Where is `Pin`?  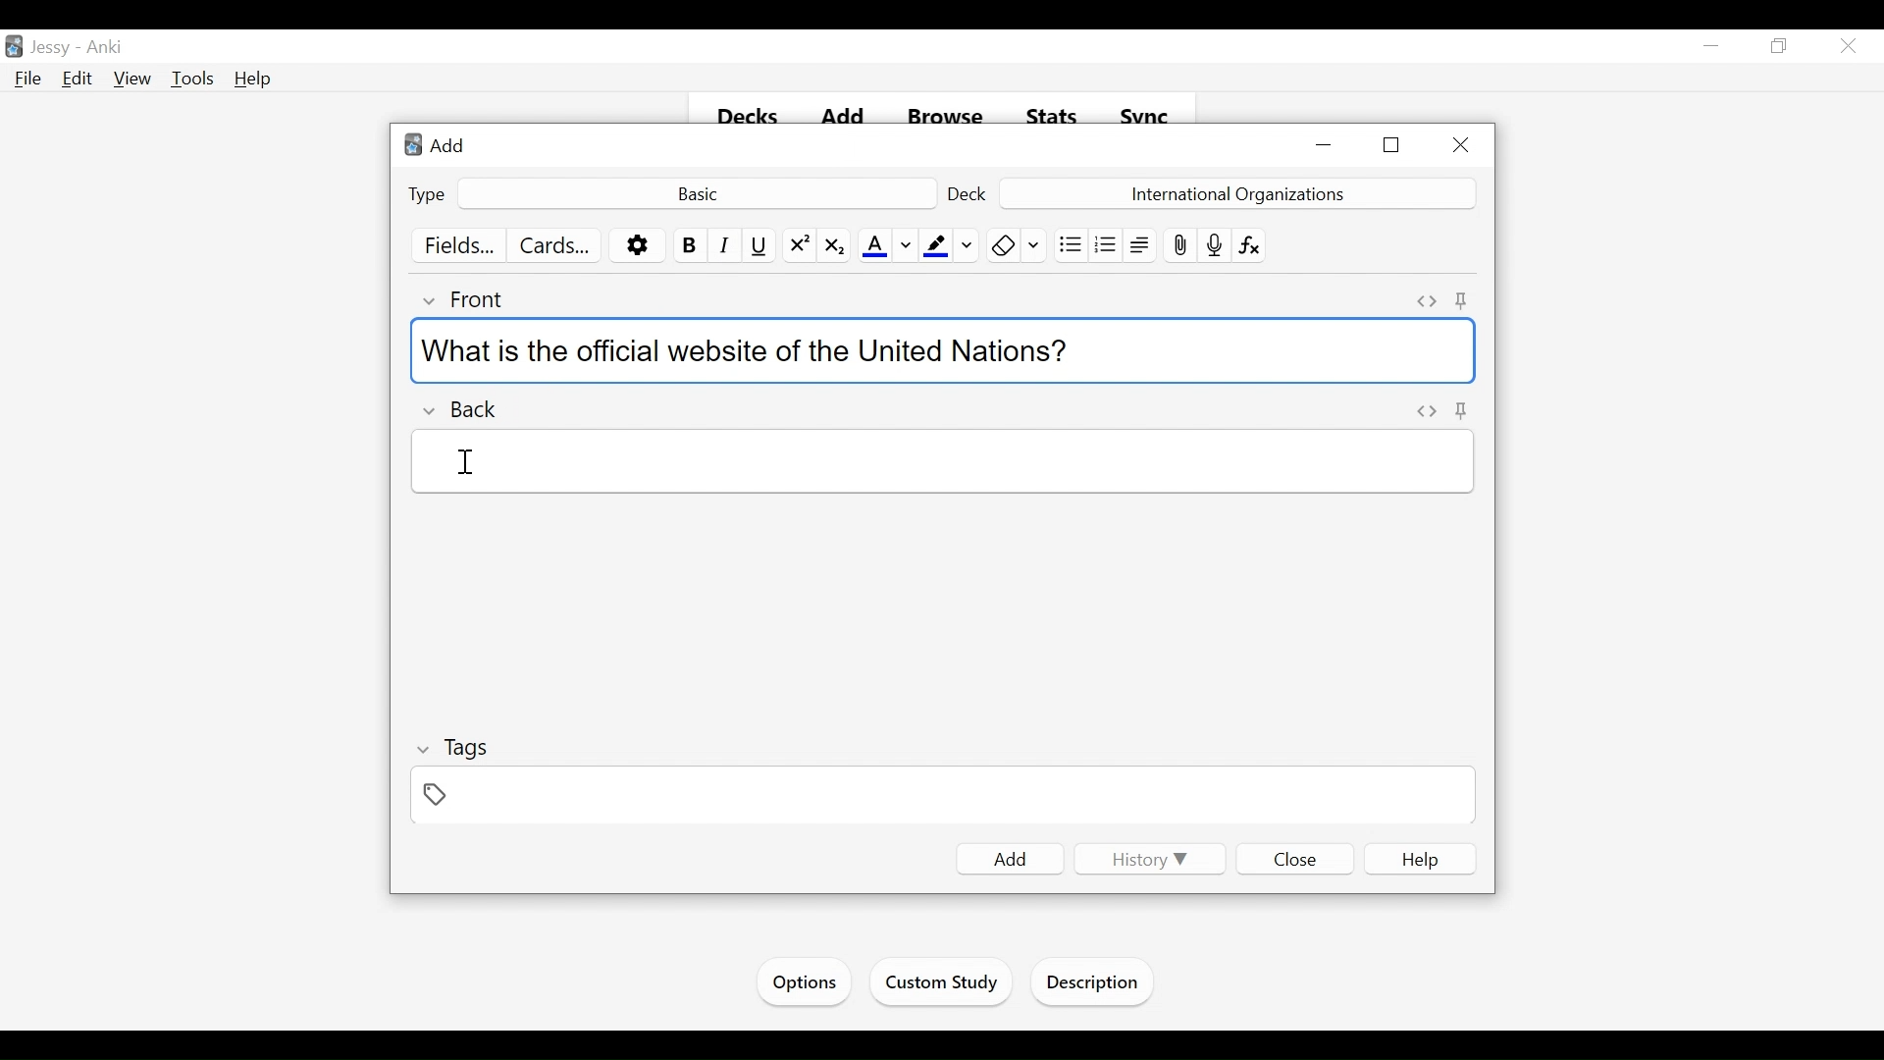 Pin is located at coordinates (1463, 411).